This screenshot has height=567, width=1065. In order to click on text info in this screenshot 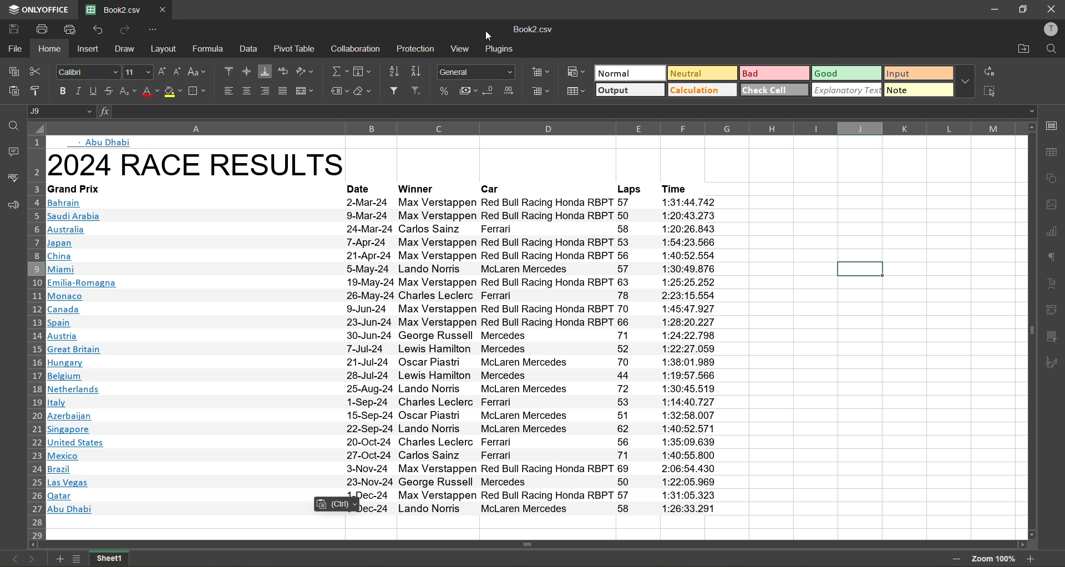, I will do `click(383, 282)`.